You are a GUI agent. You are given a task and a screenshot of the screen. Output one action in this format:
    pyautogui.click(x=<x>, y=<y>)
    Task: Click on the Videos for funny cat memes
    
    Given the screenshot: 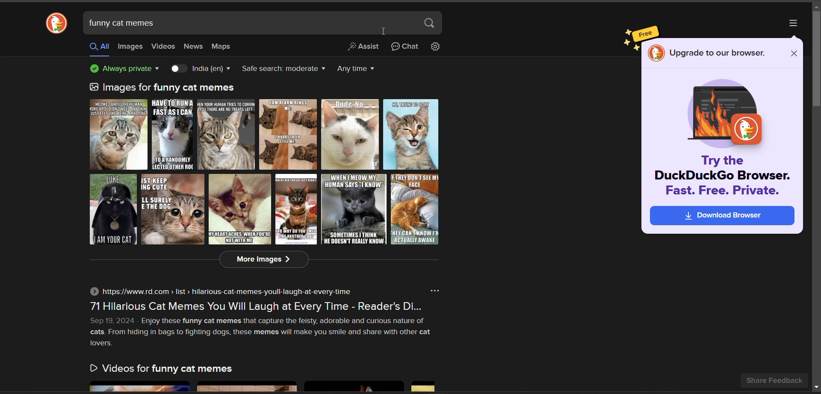 What is the action you would take?
    pyautogui.click(x=160, y=370)
    